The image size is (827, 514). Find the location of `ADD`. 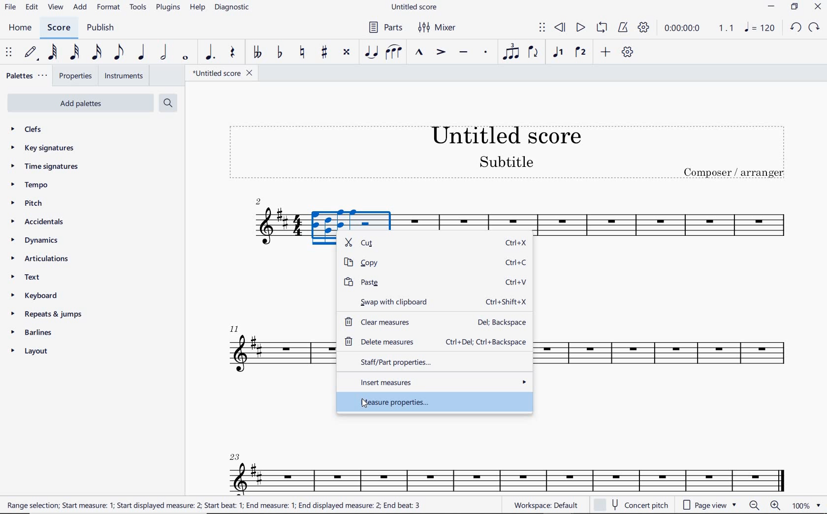

ADD is located at coordinates (81, 8).